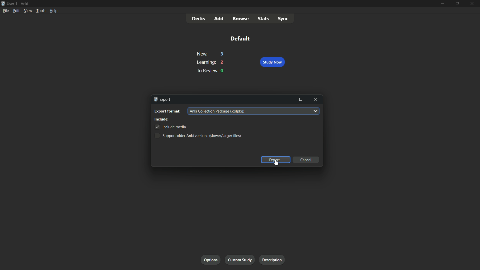  What do you see at coordinates (25, 3) in the screenshot?
I see `app name` at bounding box center [25, 3].